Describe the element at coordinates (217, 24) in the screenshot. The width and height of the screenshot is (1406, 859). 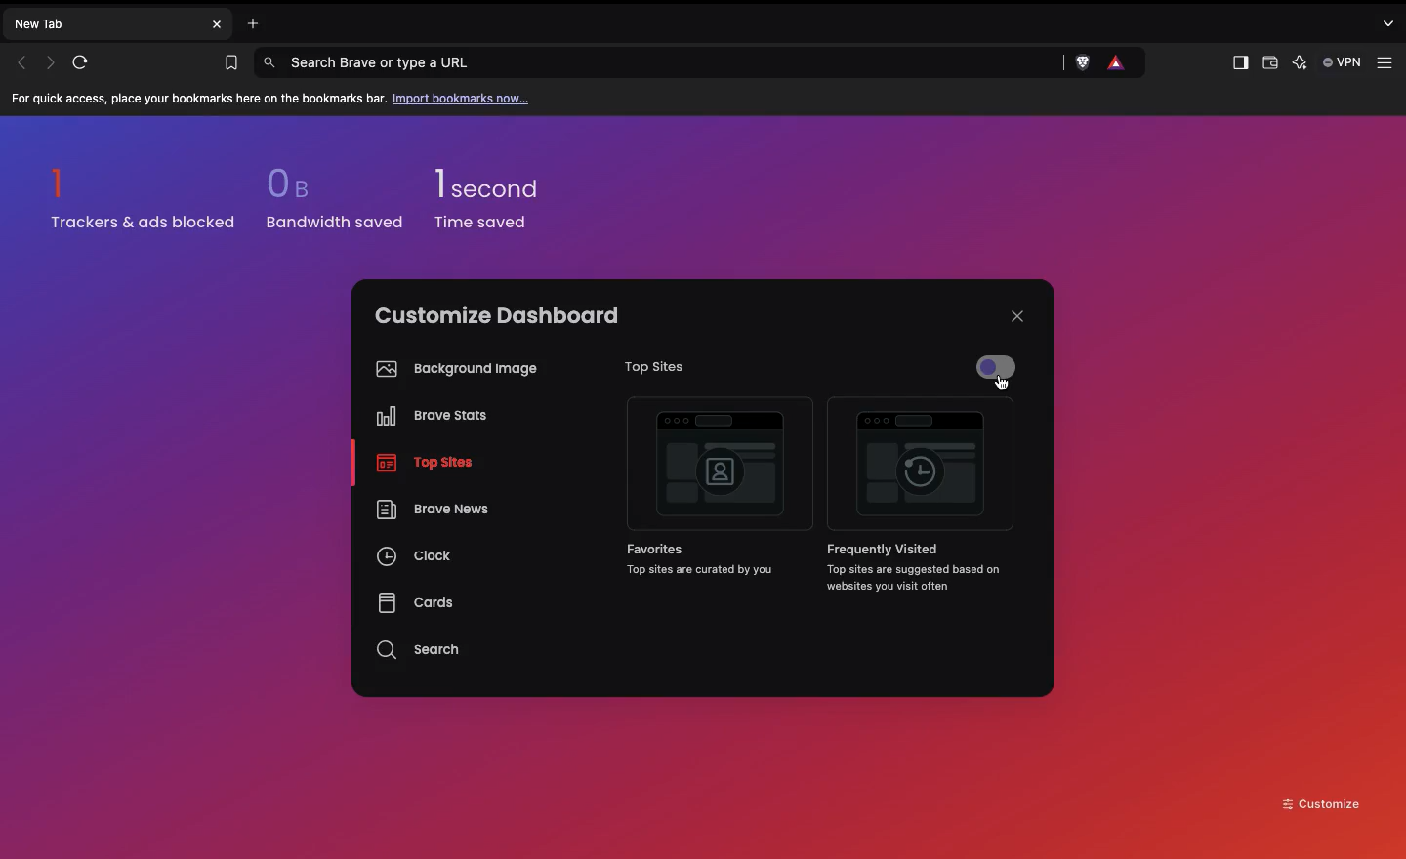
I see `Close new tab` at that location.